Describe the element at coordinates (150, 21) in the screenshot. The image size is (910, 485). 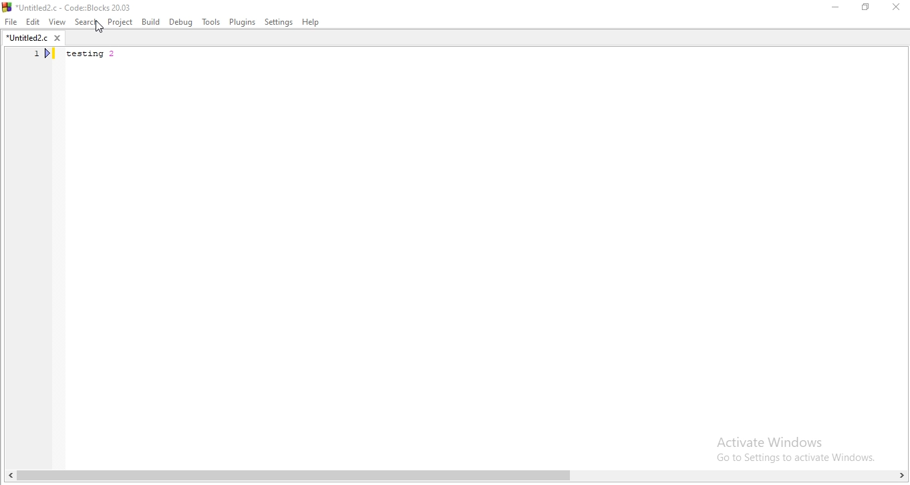
I see `Build ` at that location.